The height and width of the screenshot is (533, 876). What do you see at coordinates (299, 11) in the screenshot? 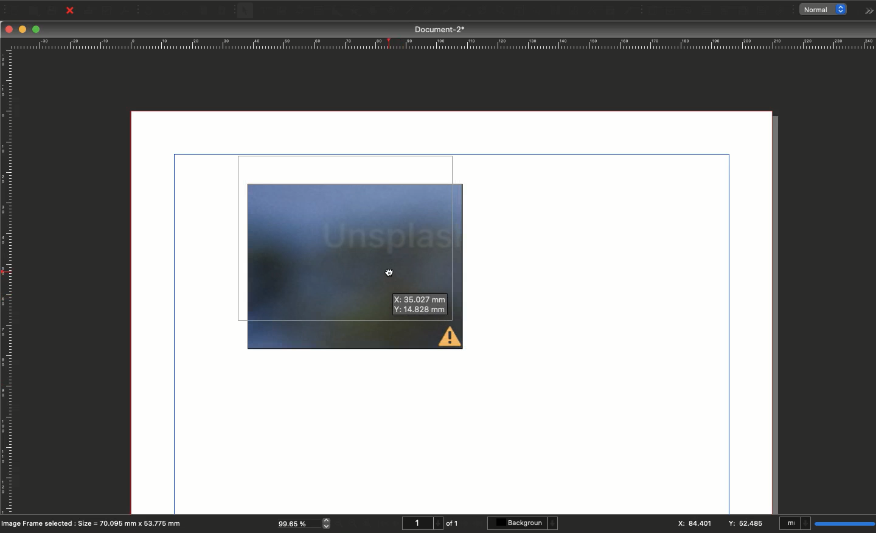
I see `Render frame` at bounding box center [299, 11].